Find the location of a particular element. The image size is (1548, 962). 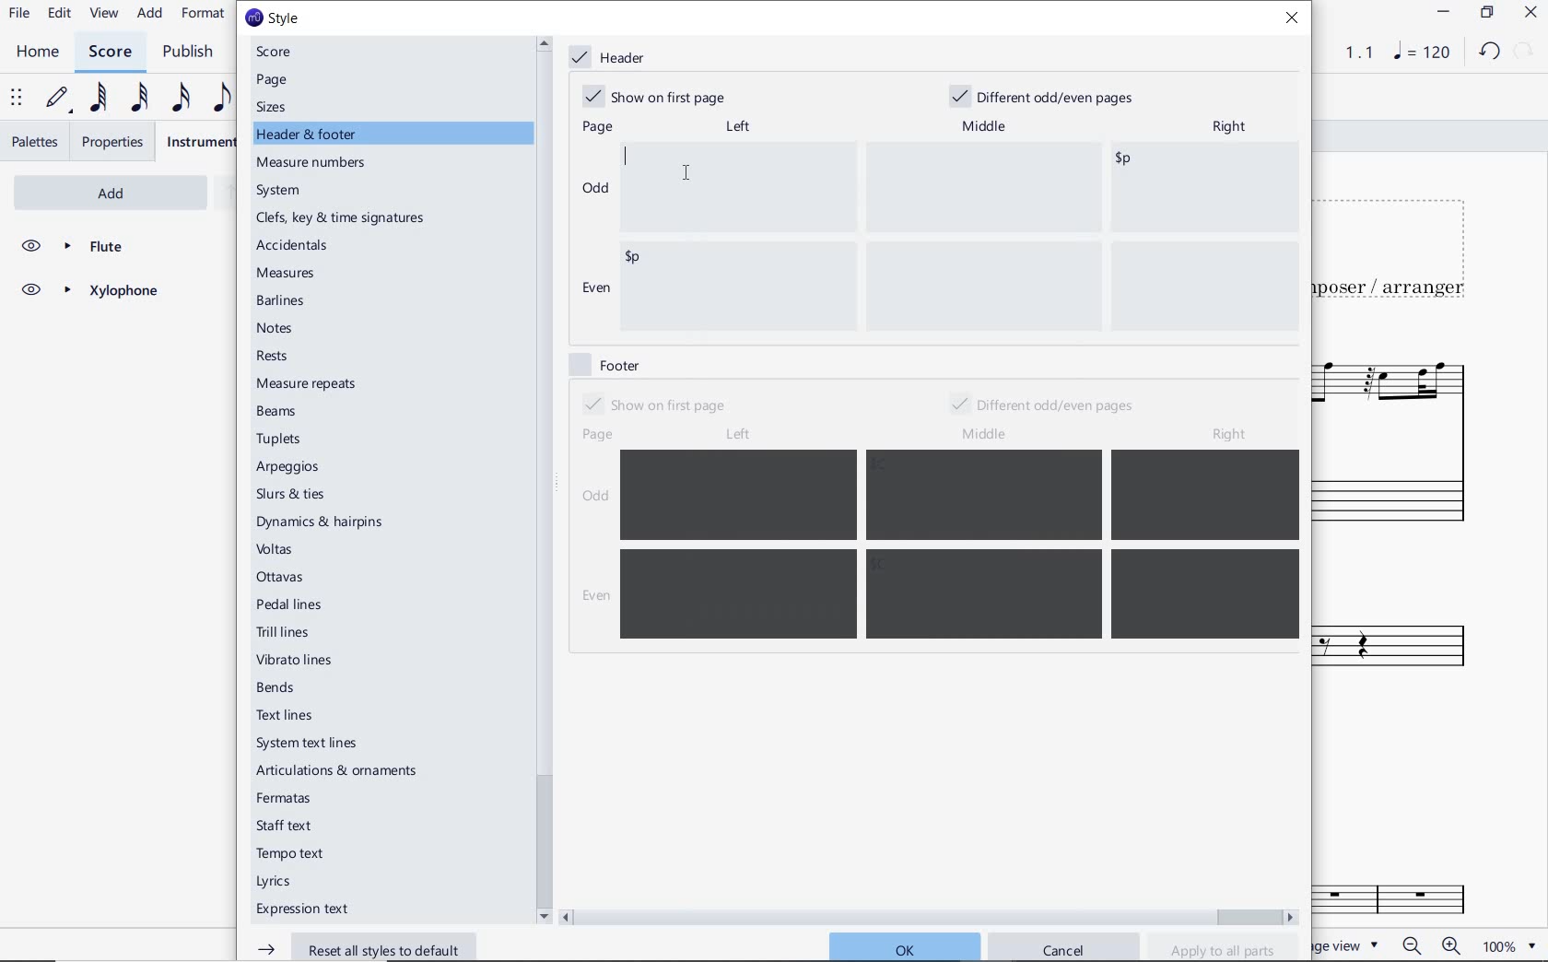

SELECT TO MOVE is located at coordinates (17, 99).